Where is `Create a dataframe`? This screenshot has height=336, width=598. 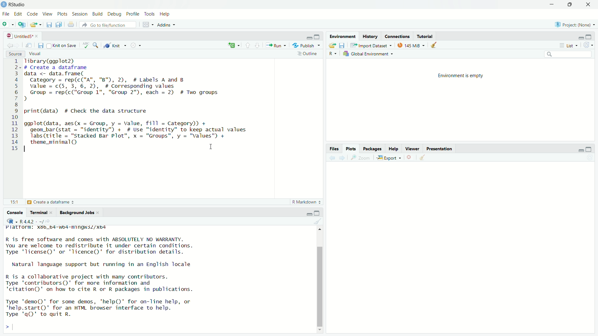
Create a dataframe is located at coordinates (50, 203).